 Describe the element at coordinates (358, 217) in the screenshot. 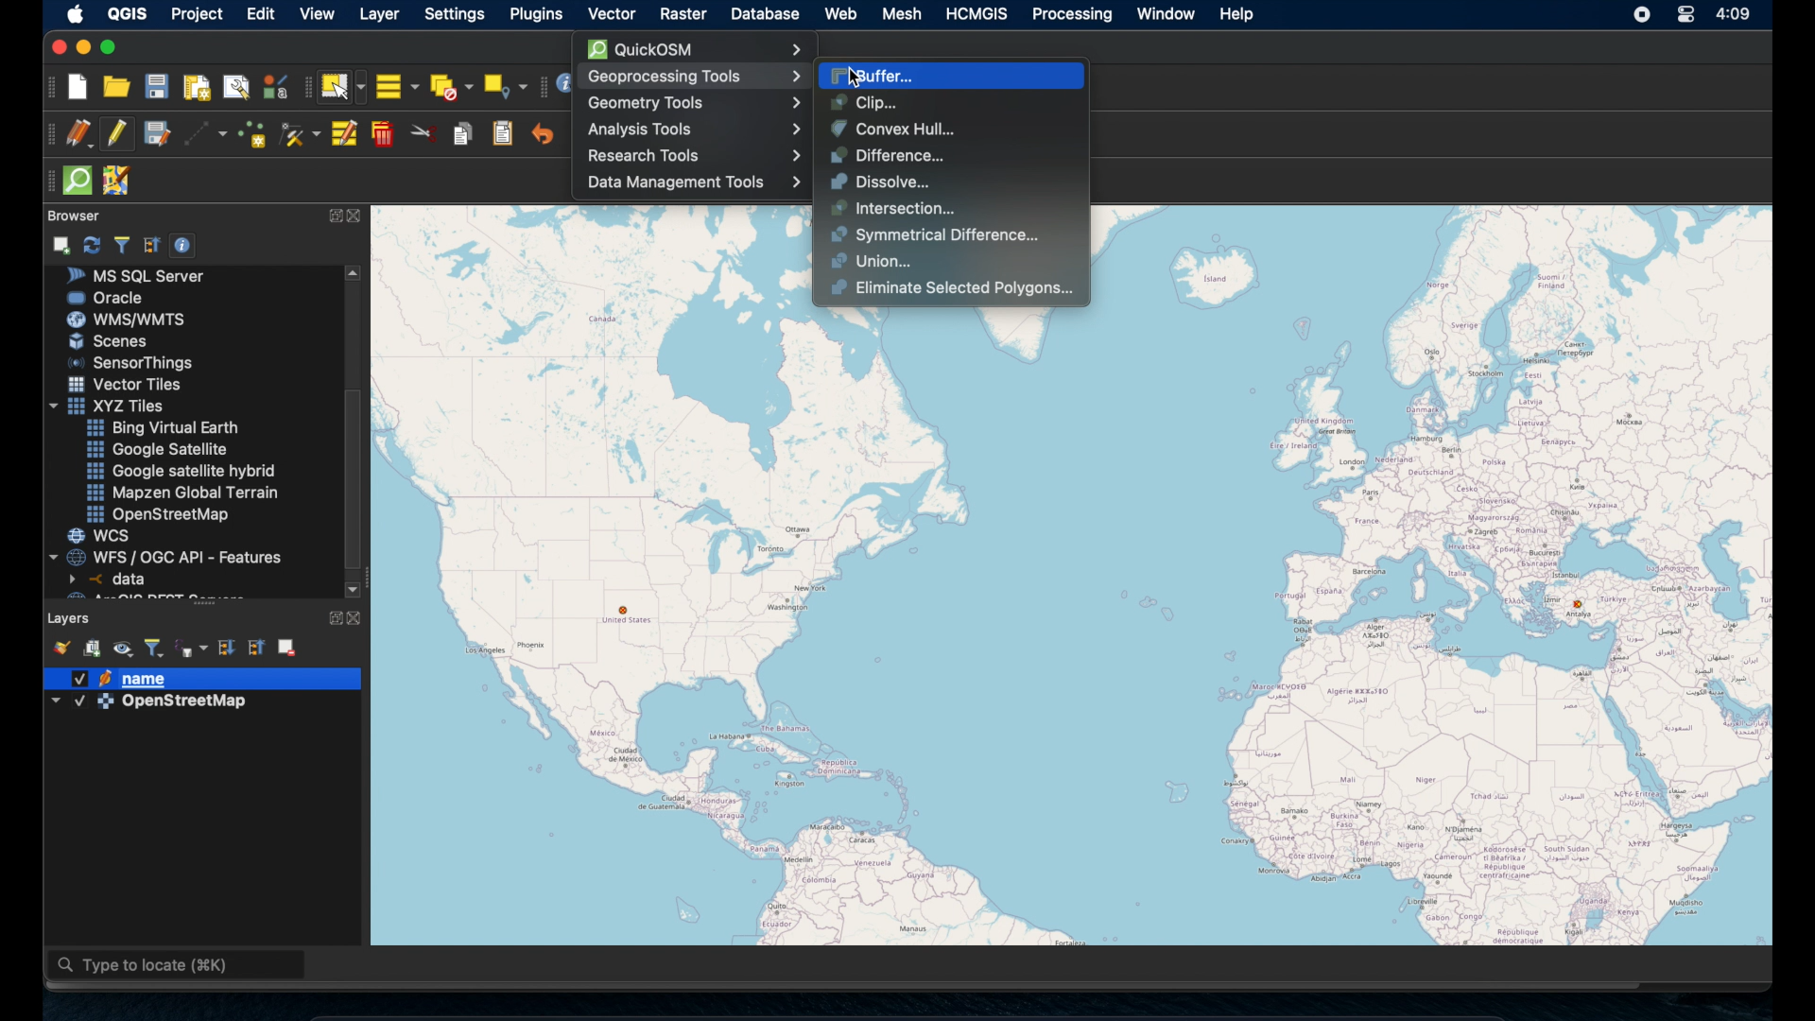

I see `close` at that location.